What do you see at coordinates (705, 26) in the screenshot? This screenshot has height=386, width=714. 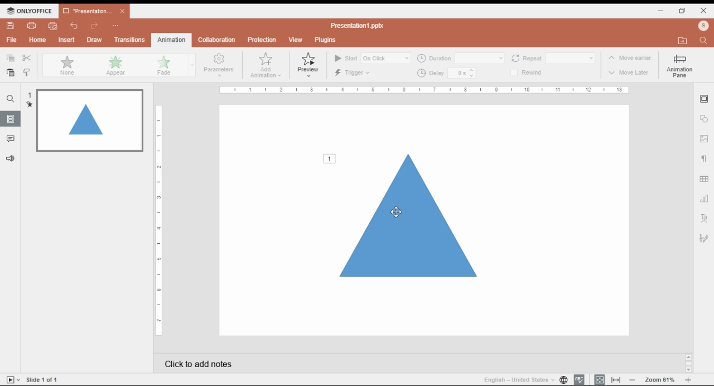 I see `profile` at bounding box center [705, 26].